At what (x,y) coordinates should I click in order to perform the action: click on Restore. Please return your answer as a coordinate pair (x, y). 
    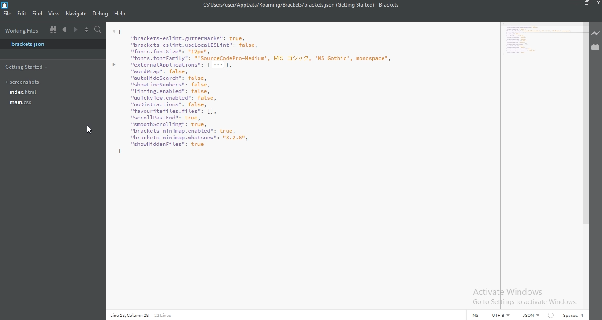
    Looking at the image, I should click on (586, 4).